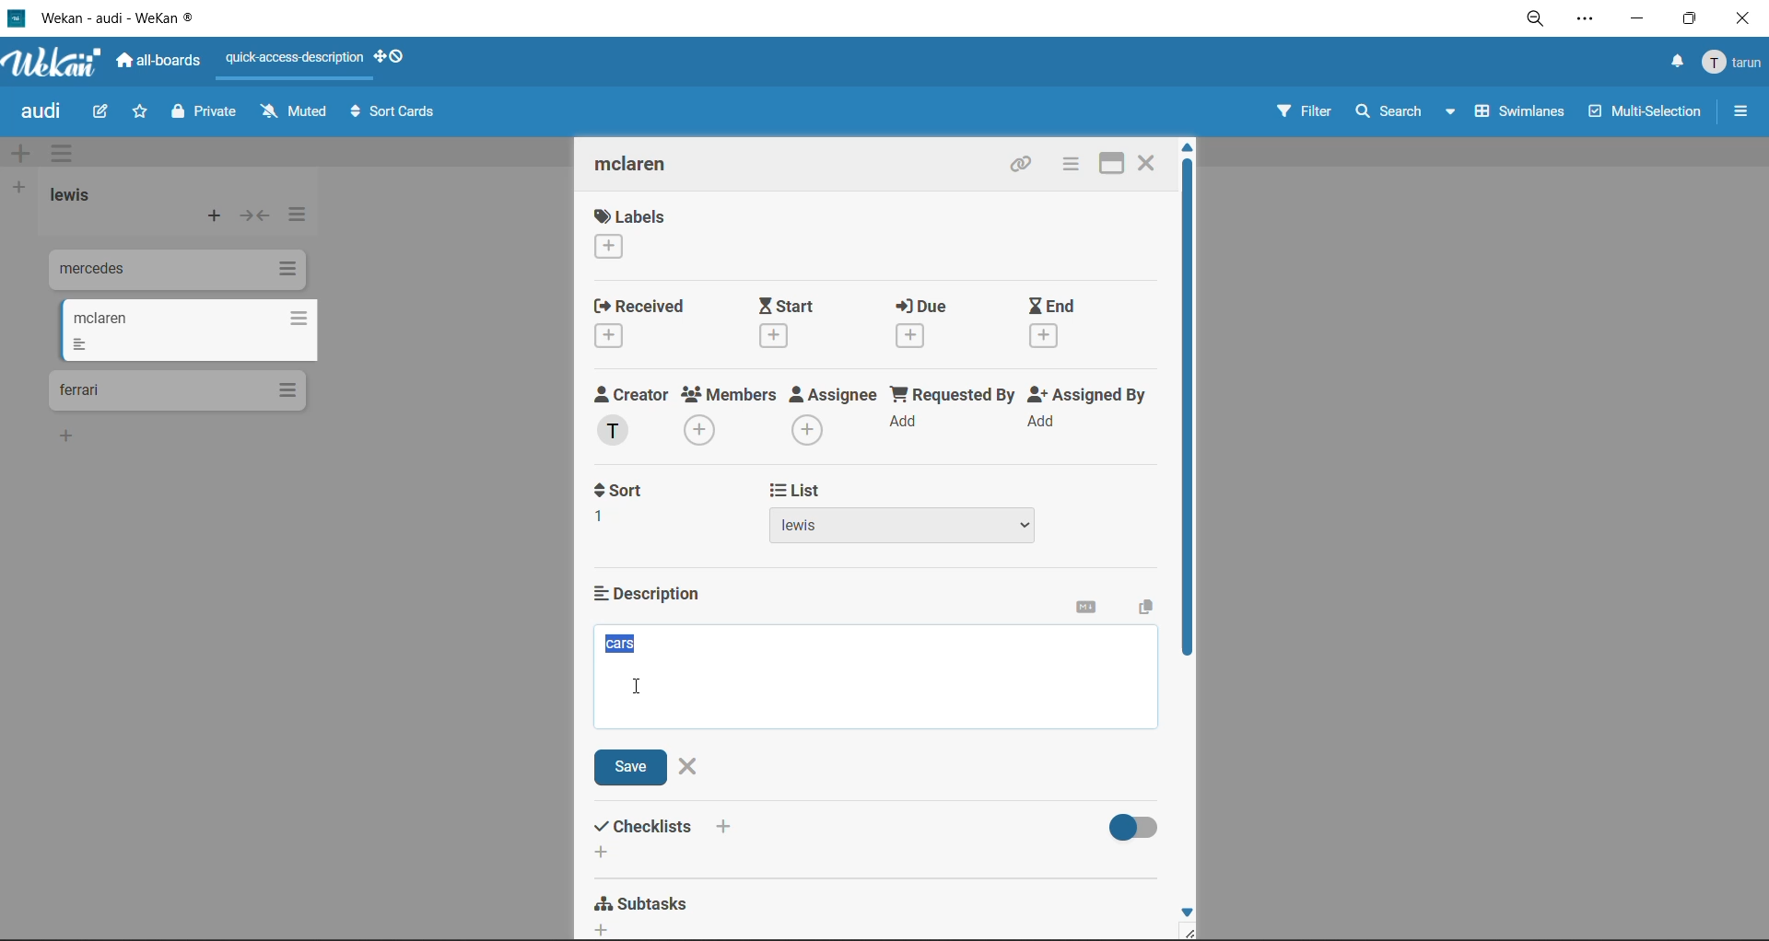  I want to click on sidebar, so click(1740, 111).